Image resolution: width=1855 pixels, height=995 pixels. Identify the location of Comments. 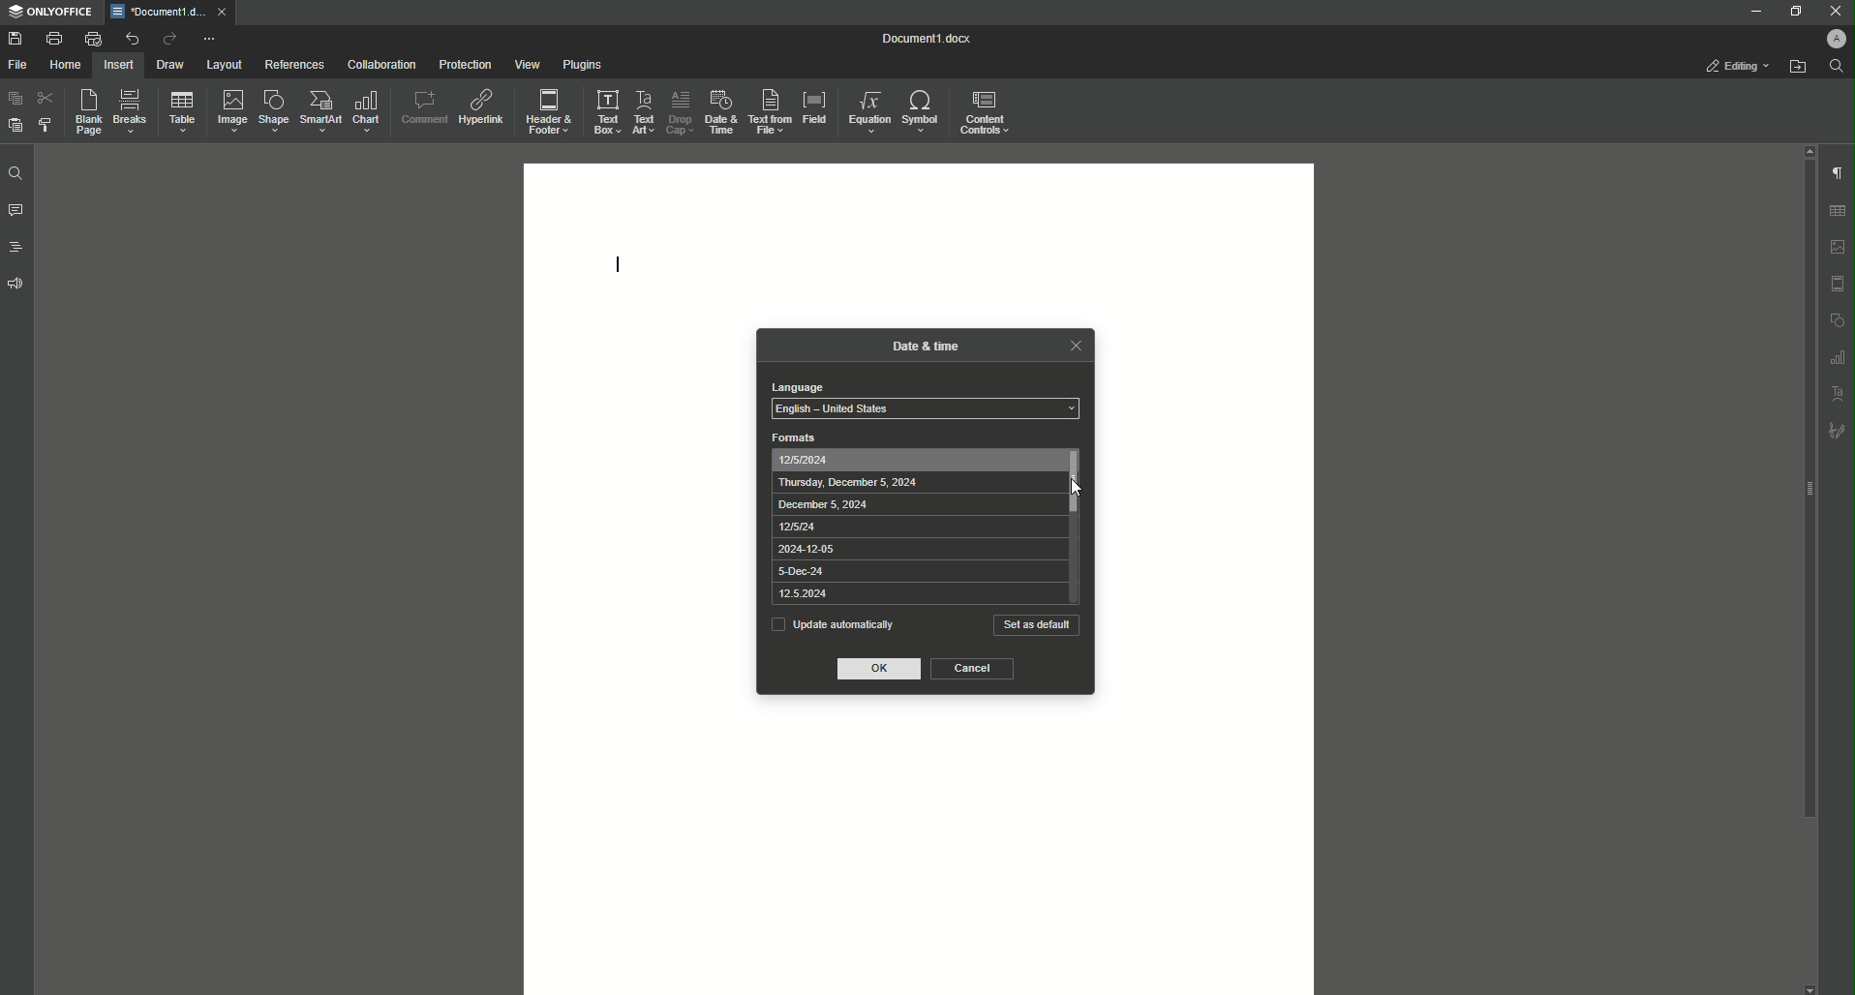
(15, 211).